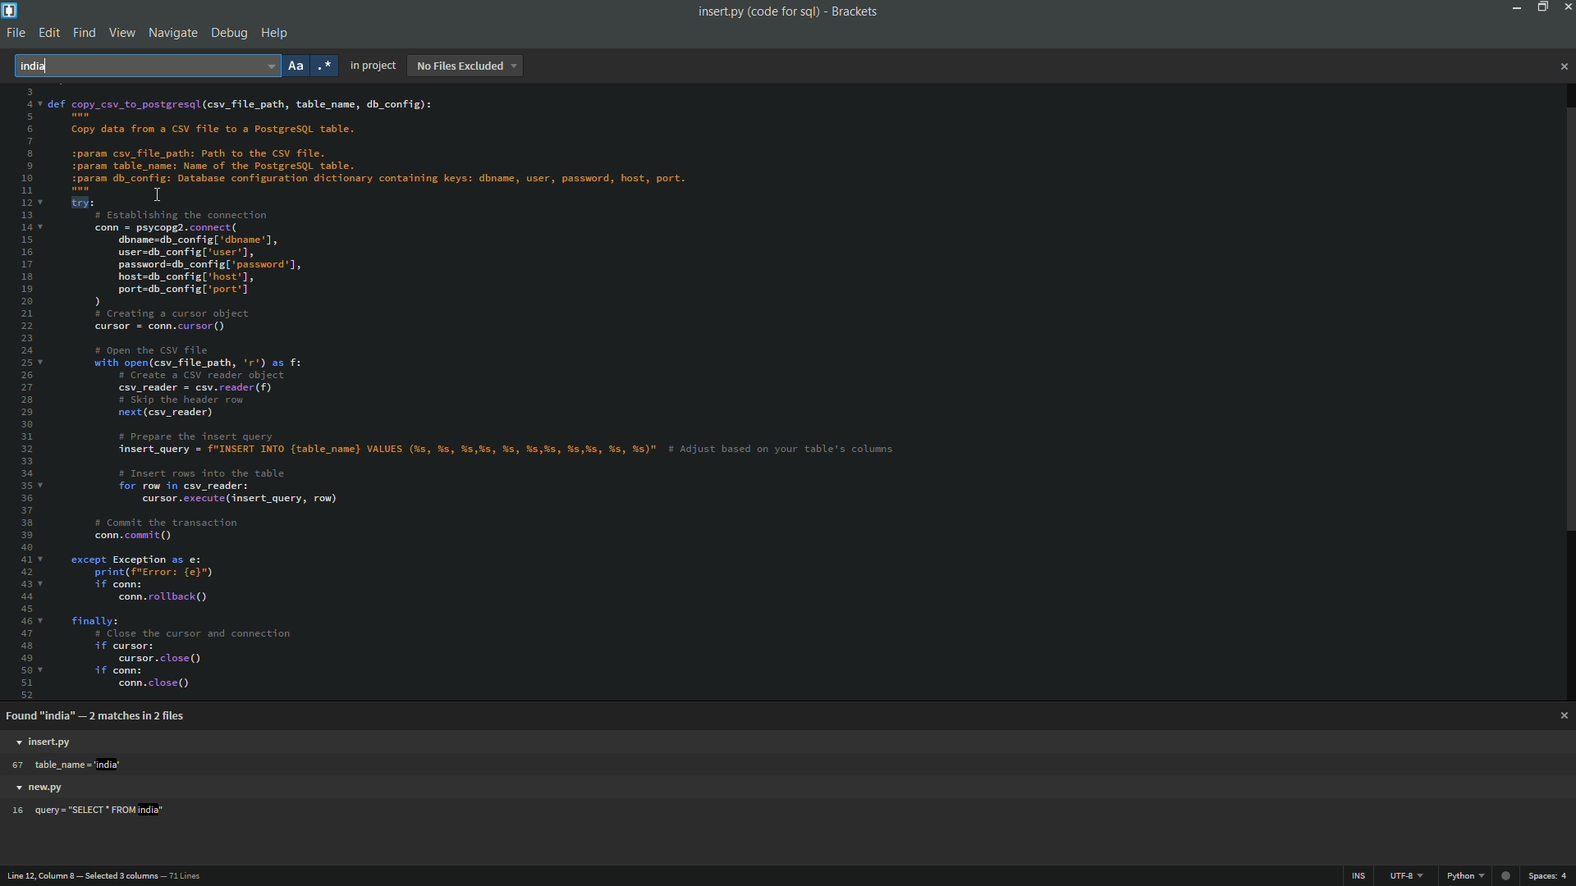 This screenshot has height=886, width=1576. What do you see at coordinates (1508, 873) in the screenshot?
I see `web` at bounding box center [1508, 873].